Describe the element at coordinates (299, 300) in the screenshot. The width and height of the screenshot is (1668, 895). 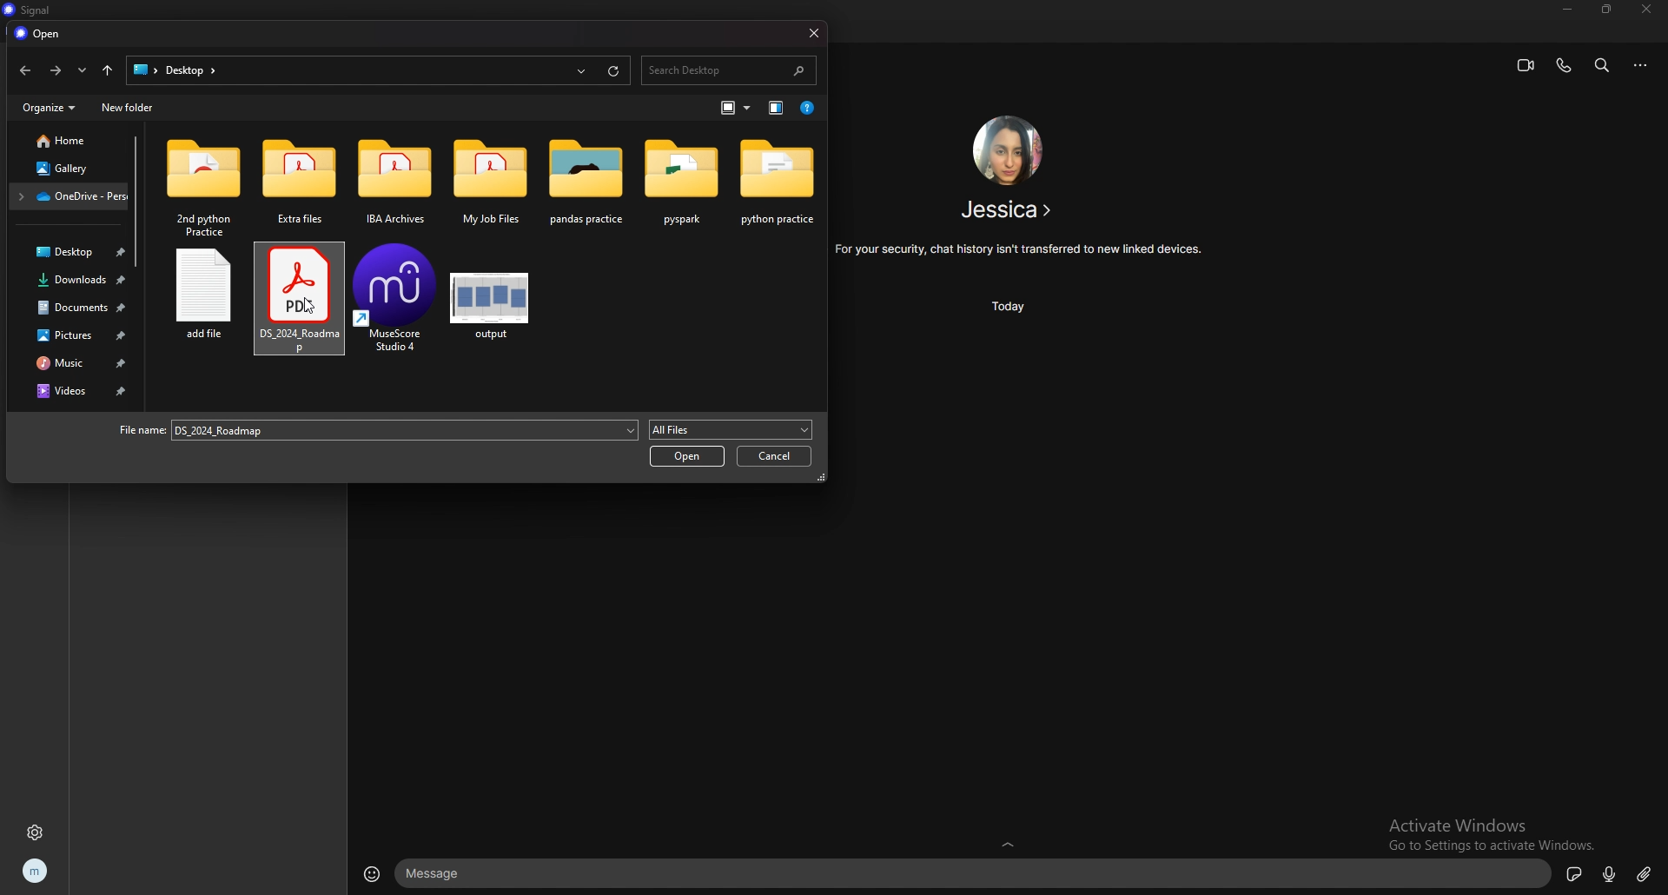
I see `chosen document` at that location.